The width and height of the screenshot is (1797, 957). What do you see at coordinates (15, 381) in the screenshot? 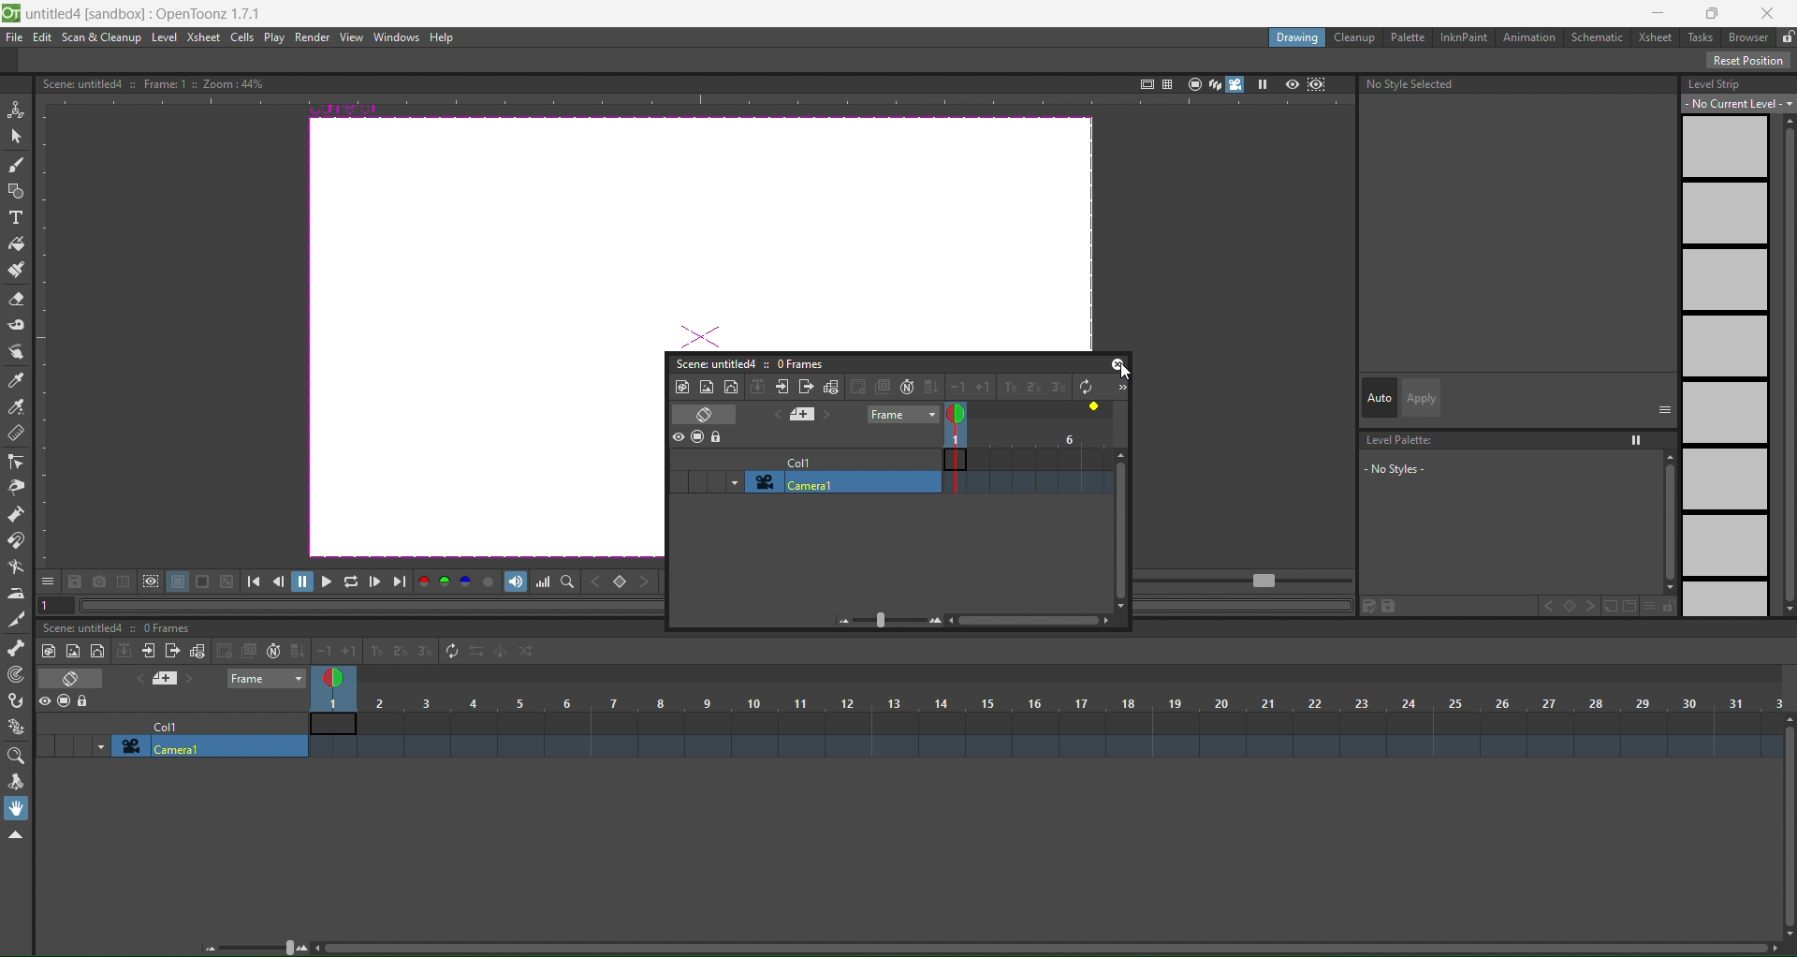
I see `style picker tool` at bounding box center [15, 381].